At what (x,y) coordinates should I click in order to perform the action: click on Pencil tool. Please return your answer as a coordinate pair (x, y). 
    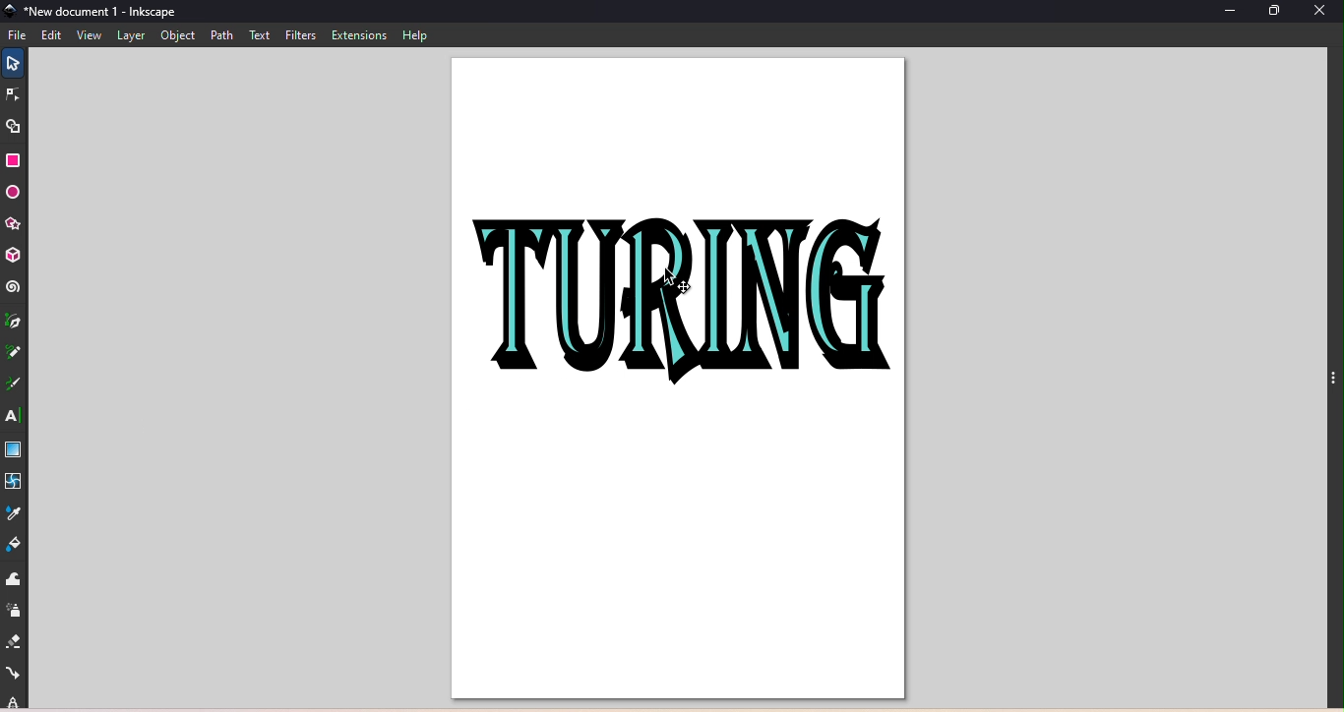
    Looking at the image, I should click on (14, 357).